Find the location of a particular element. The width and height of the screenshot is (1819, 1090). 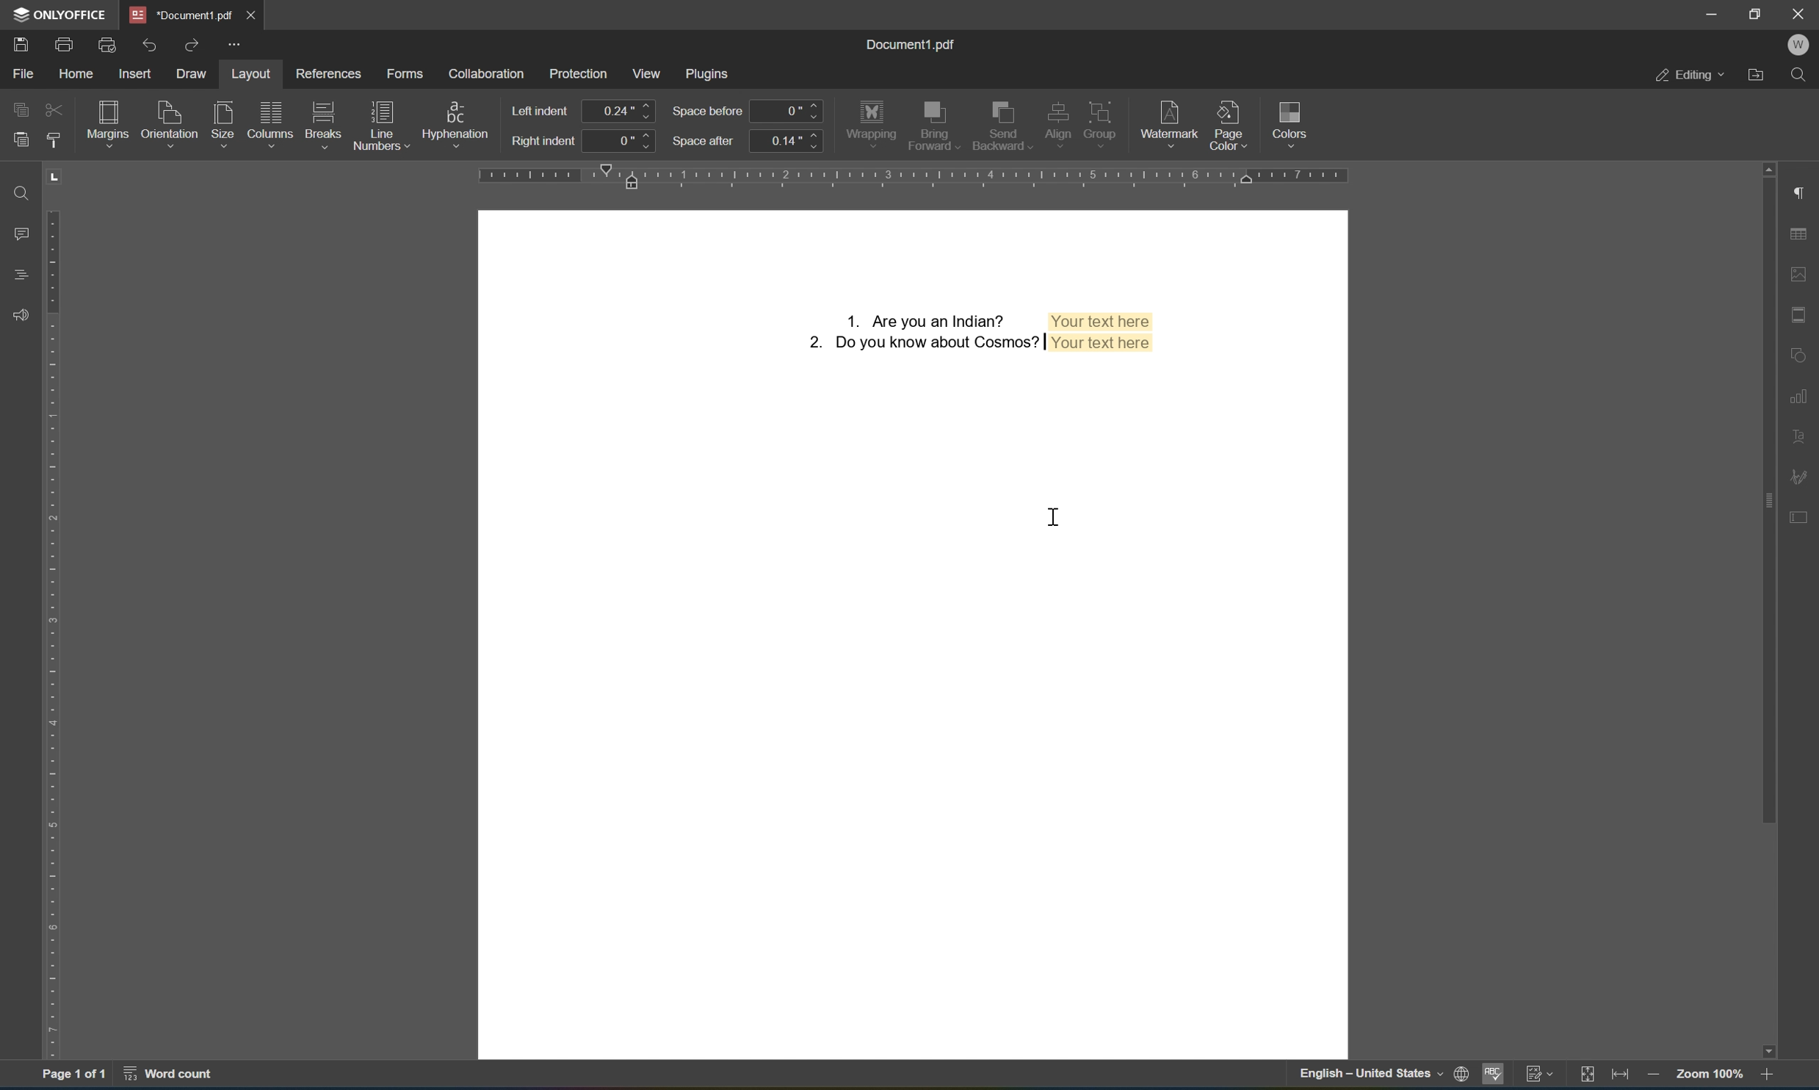

draw is located at coordinates (189, 73).